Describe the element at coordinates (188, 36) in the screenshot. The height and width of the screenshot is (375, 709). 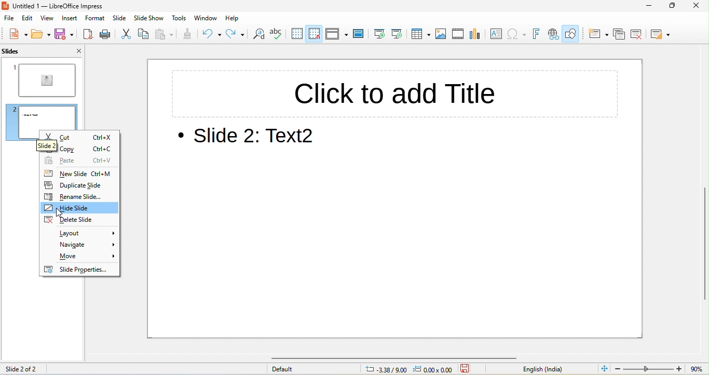
I see `clone formatting` at that location.